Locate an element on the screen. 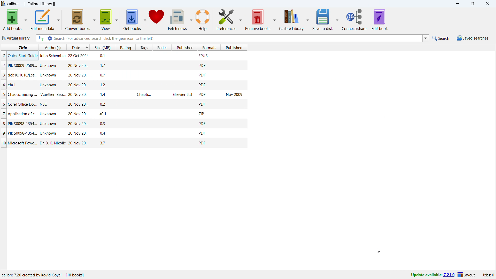 The image size is (496, 279). help is located at coordinates (203, 19).